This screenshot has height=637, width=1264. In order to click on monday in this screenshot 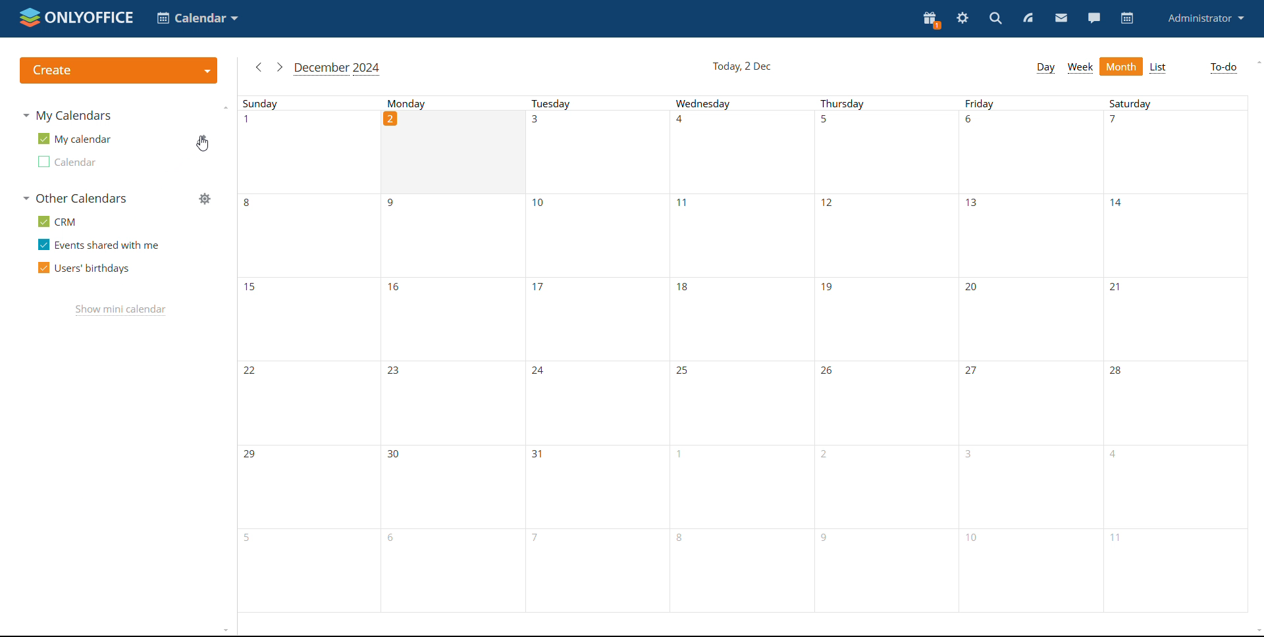, I will do `click(441, 103)`.